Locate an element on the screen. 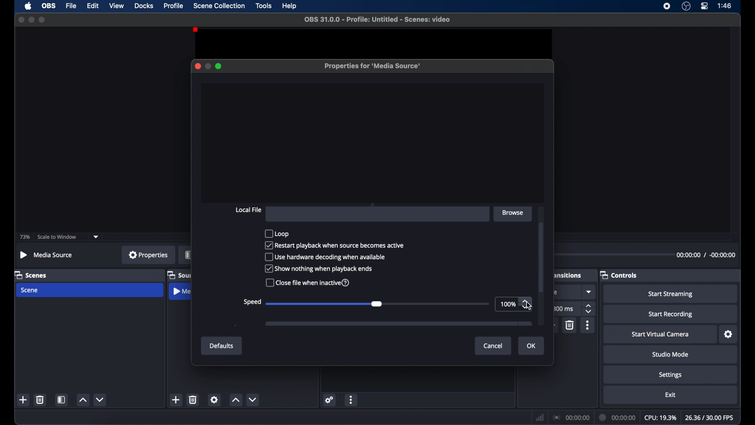  restart playback when source becomes active is located at coordinates (335, 246).